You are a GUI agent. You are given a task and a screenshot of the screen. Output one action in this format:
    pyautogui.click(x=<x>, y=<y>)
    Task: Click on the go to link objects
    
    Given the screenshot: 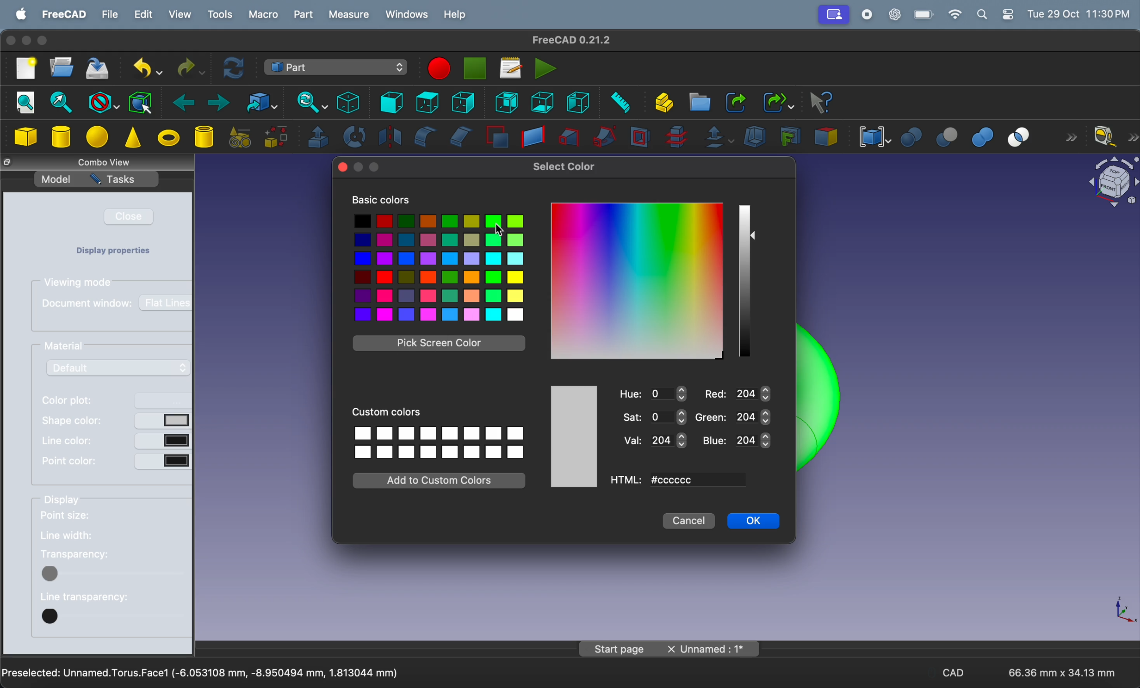 What is the action you would take?
    pyautogui.click(x=257, y=102)
    